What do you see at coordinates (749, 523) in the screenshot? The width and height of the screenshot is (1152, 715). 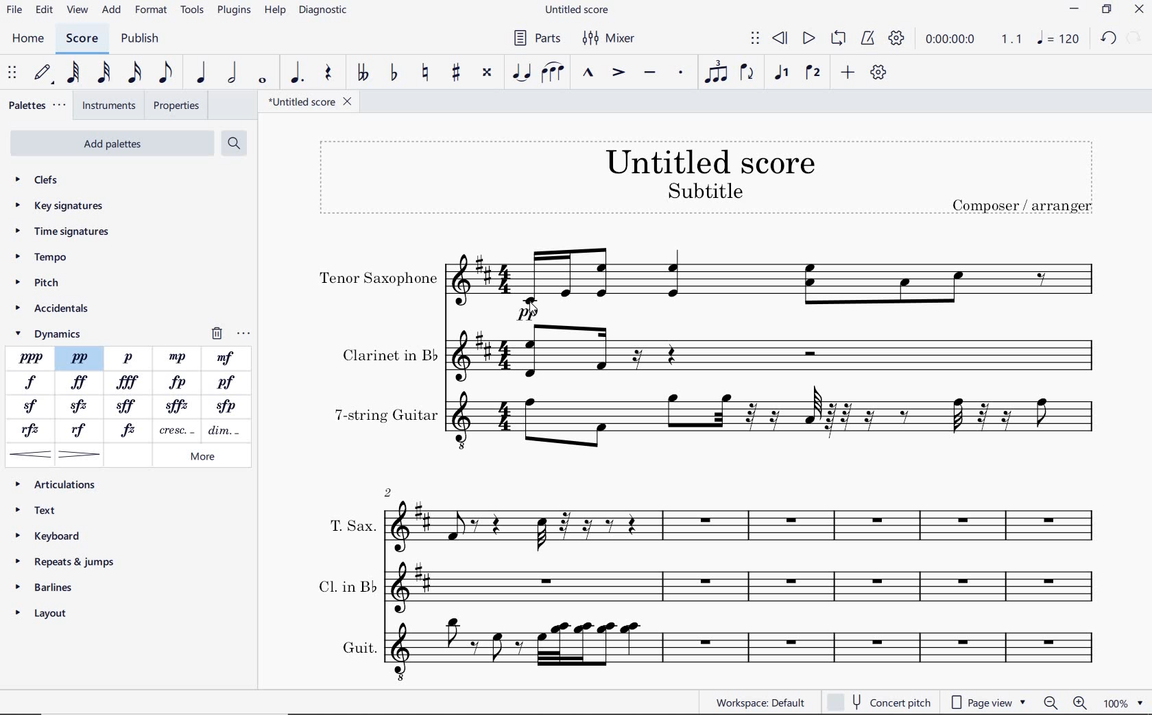 I see `t.sax.` at bounding box center [749, 523].